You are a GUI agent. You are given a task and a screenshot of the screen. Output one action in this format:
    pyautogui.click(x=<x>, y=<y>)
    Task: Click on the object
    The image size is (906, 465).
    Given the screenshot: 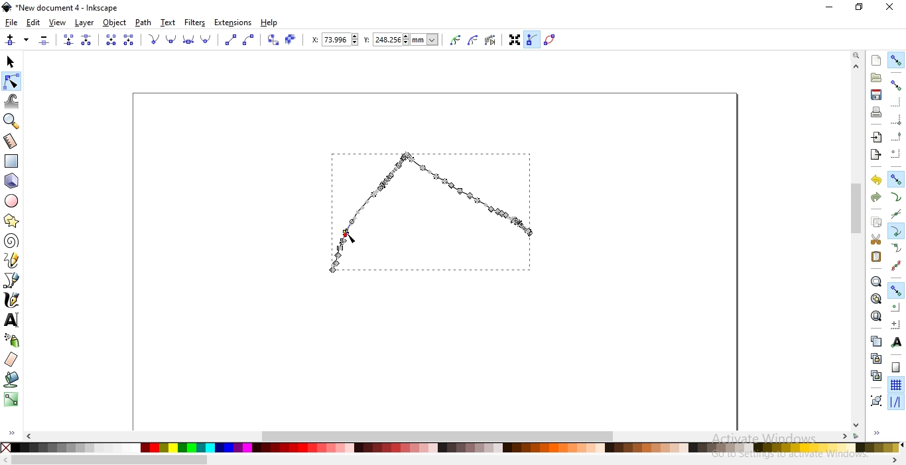 What is the action you would take?
    pyautogui.click(x=115, y=23)
    